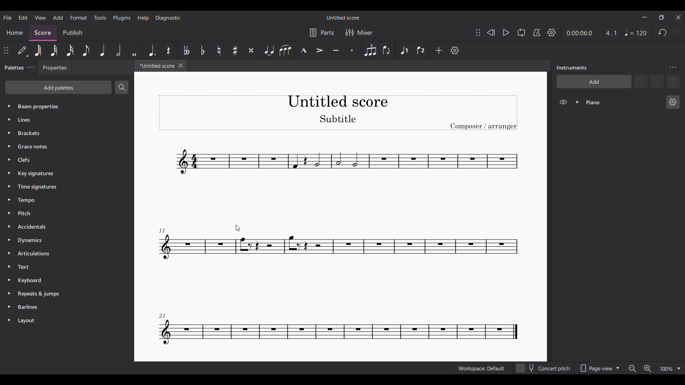  I want to click on Toggle double sharp, so click(252, 50).